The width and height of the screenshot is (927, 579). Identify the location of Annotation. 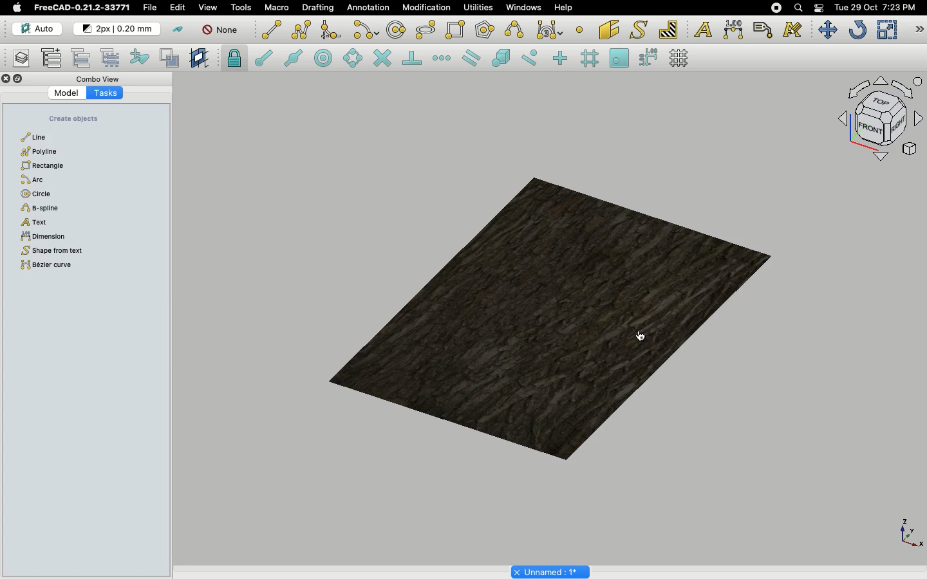
(369, 8).